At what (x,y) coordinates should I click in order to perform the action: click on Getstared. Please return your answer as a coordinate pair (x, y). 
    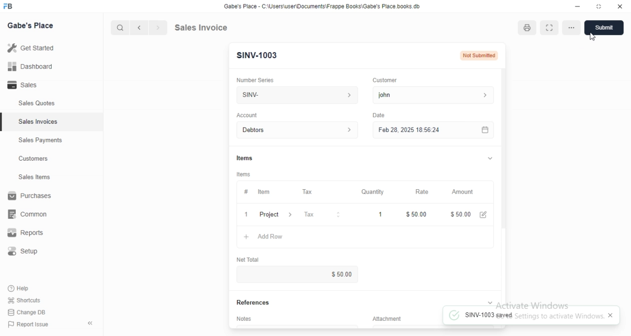
    Looking at the image, I should click on (34, 49).